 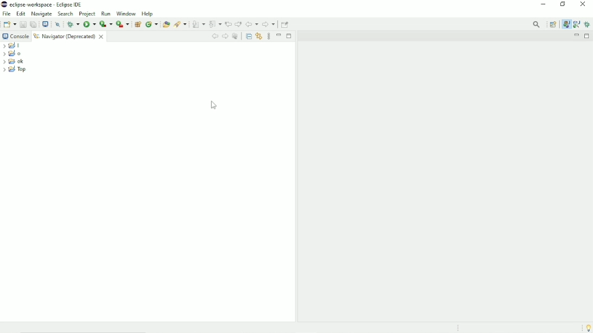 What do you see at coordinates (7, 14) in the screenshot?
I see `File` at bounding box center [7, 14].